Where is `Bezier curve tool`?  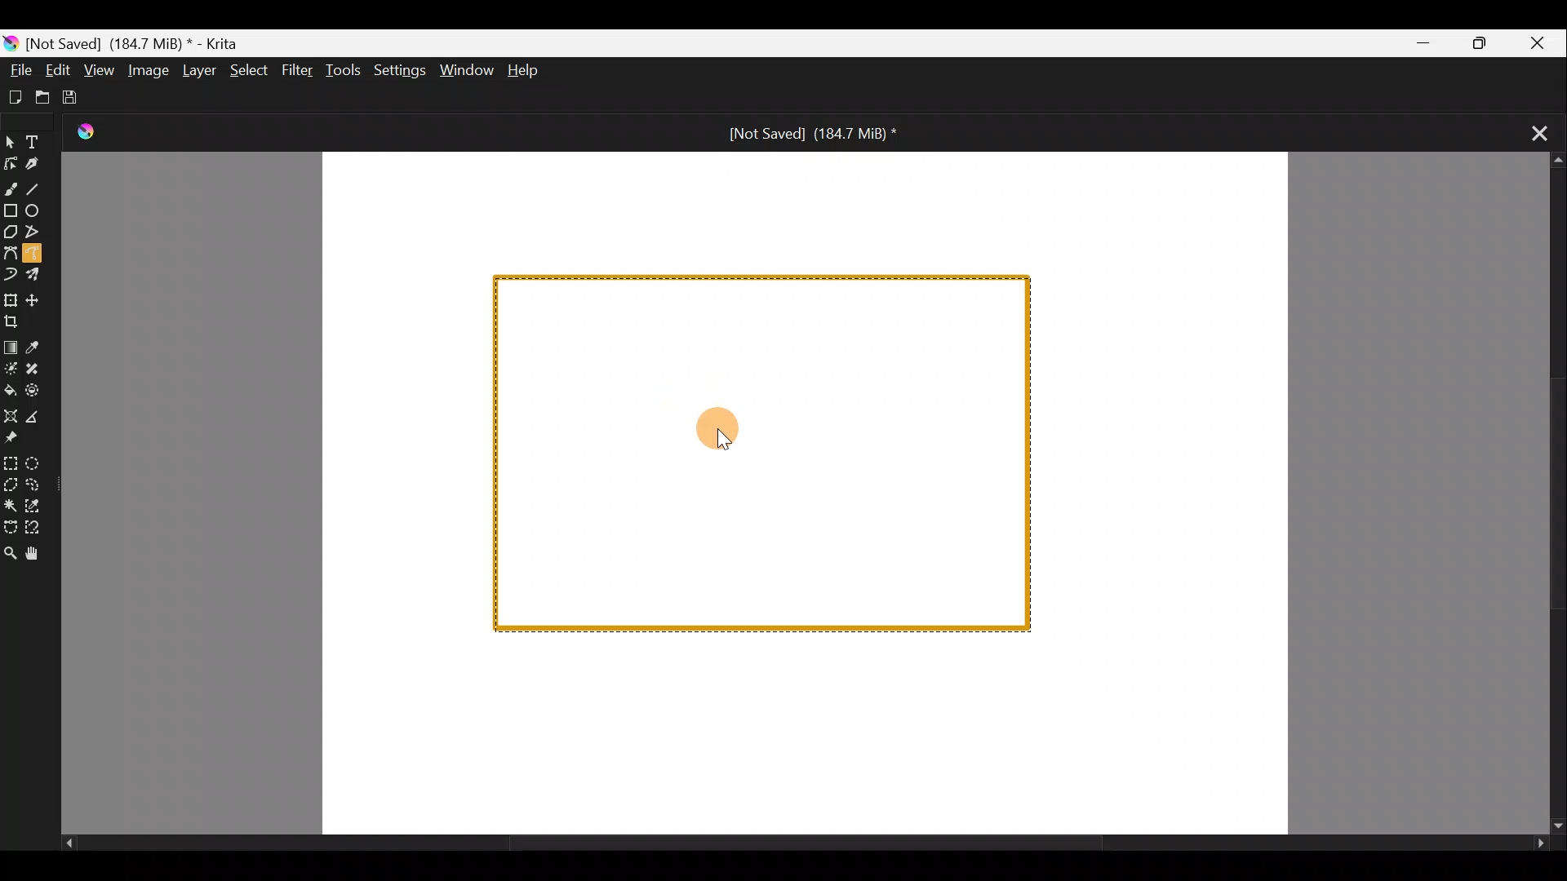 Bezier curve tool is located at coordinates (11, 254).